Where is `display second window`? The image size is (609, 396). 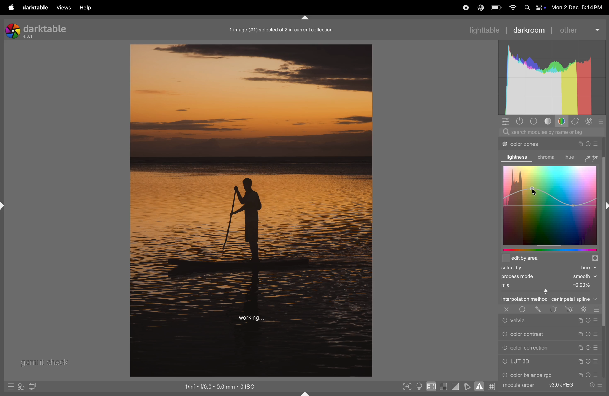
display second window is located at coordinates (34, 387).